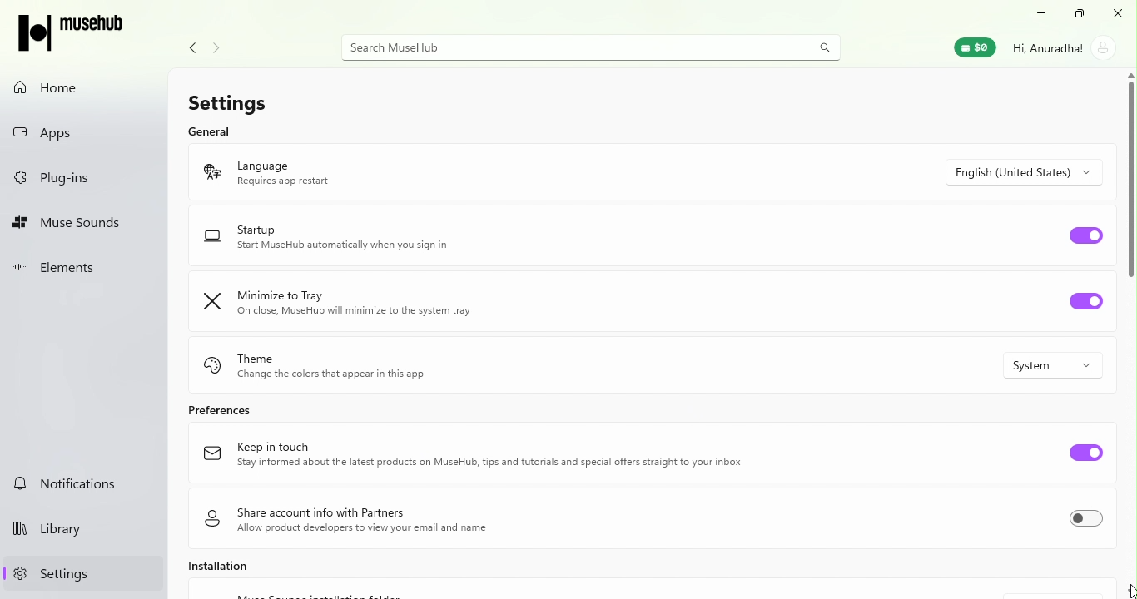 The width and height of the screenshot is (1137, 599). What do you see at coordinates (1083, 453) in the screenshot?
I see `Toggle` at bounding box center [1083, 453].